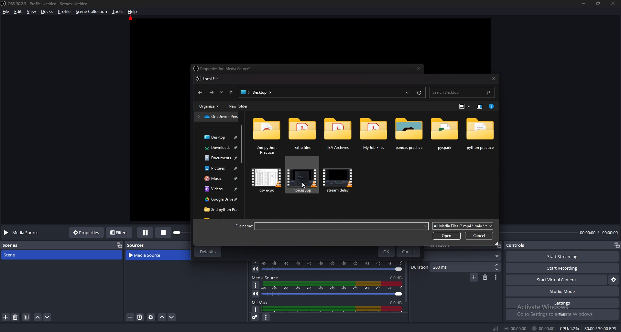  I want to click on view, so click(32, 12).